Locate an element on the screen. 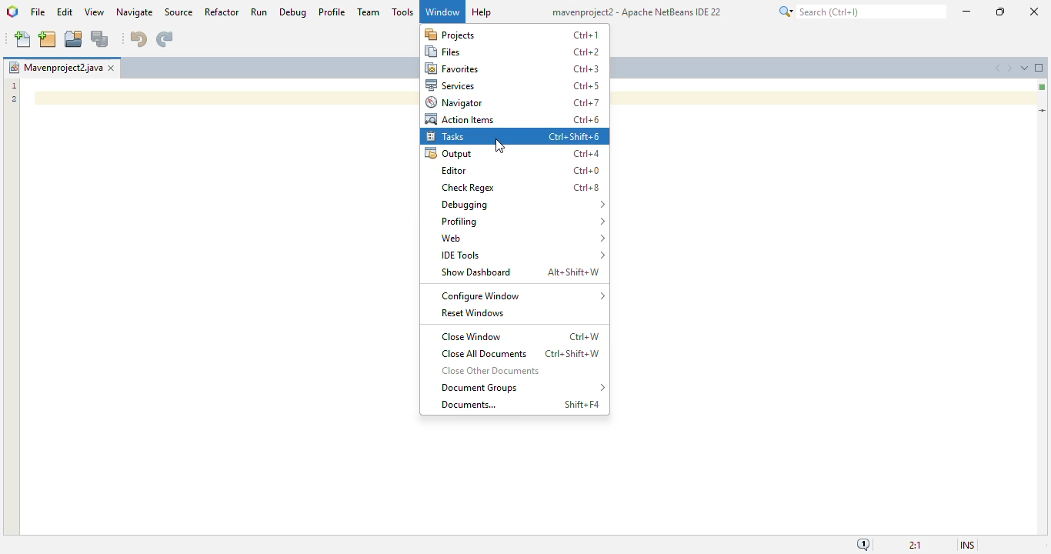 This screenshot has height=554, width=1051. magnification ratio is located at coordinates (915, 544).